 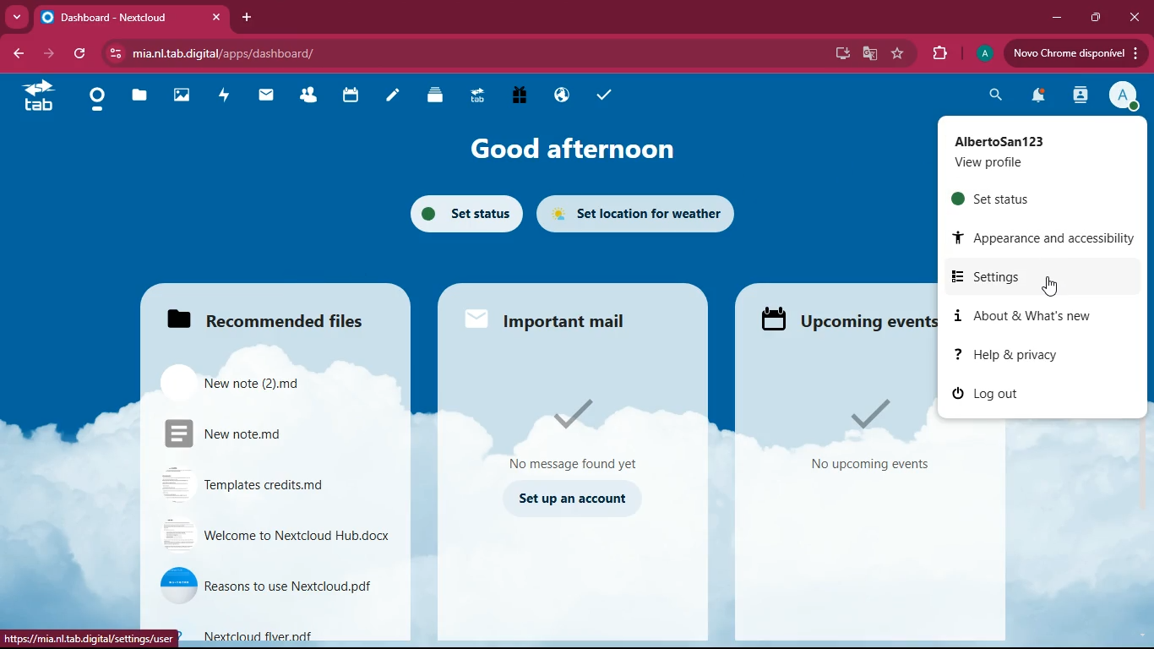 I want to click on upcoming events, so click(x=842, y=319).